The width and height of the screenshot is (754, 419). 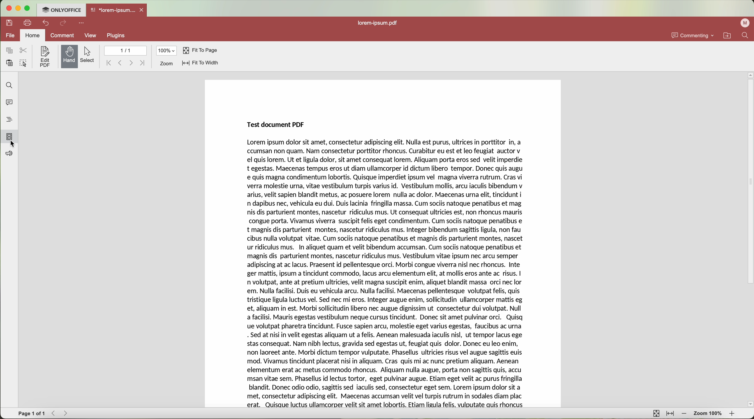 I want to click on paste, so click(x=7, y=63).